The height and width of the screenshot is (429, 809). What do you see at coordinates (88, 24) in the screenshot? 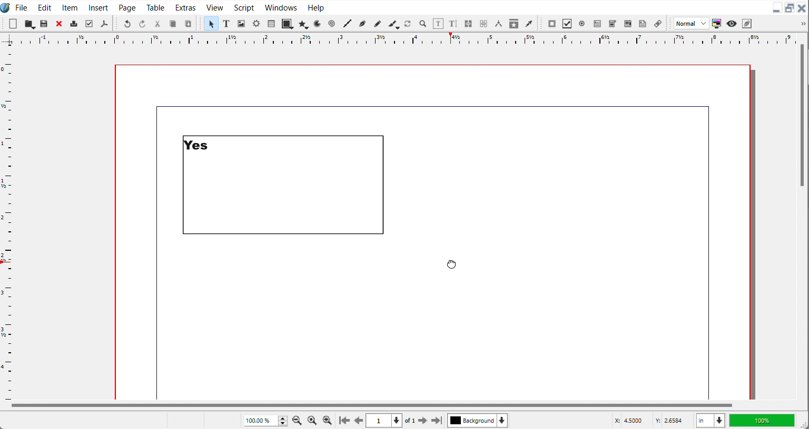
I see `Preflight verifier` at bounding box center [88, 24].